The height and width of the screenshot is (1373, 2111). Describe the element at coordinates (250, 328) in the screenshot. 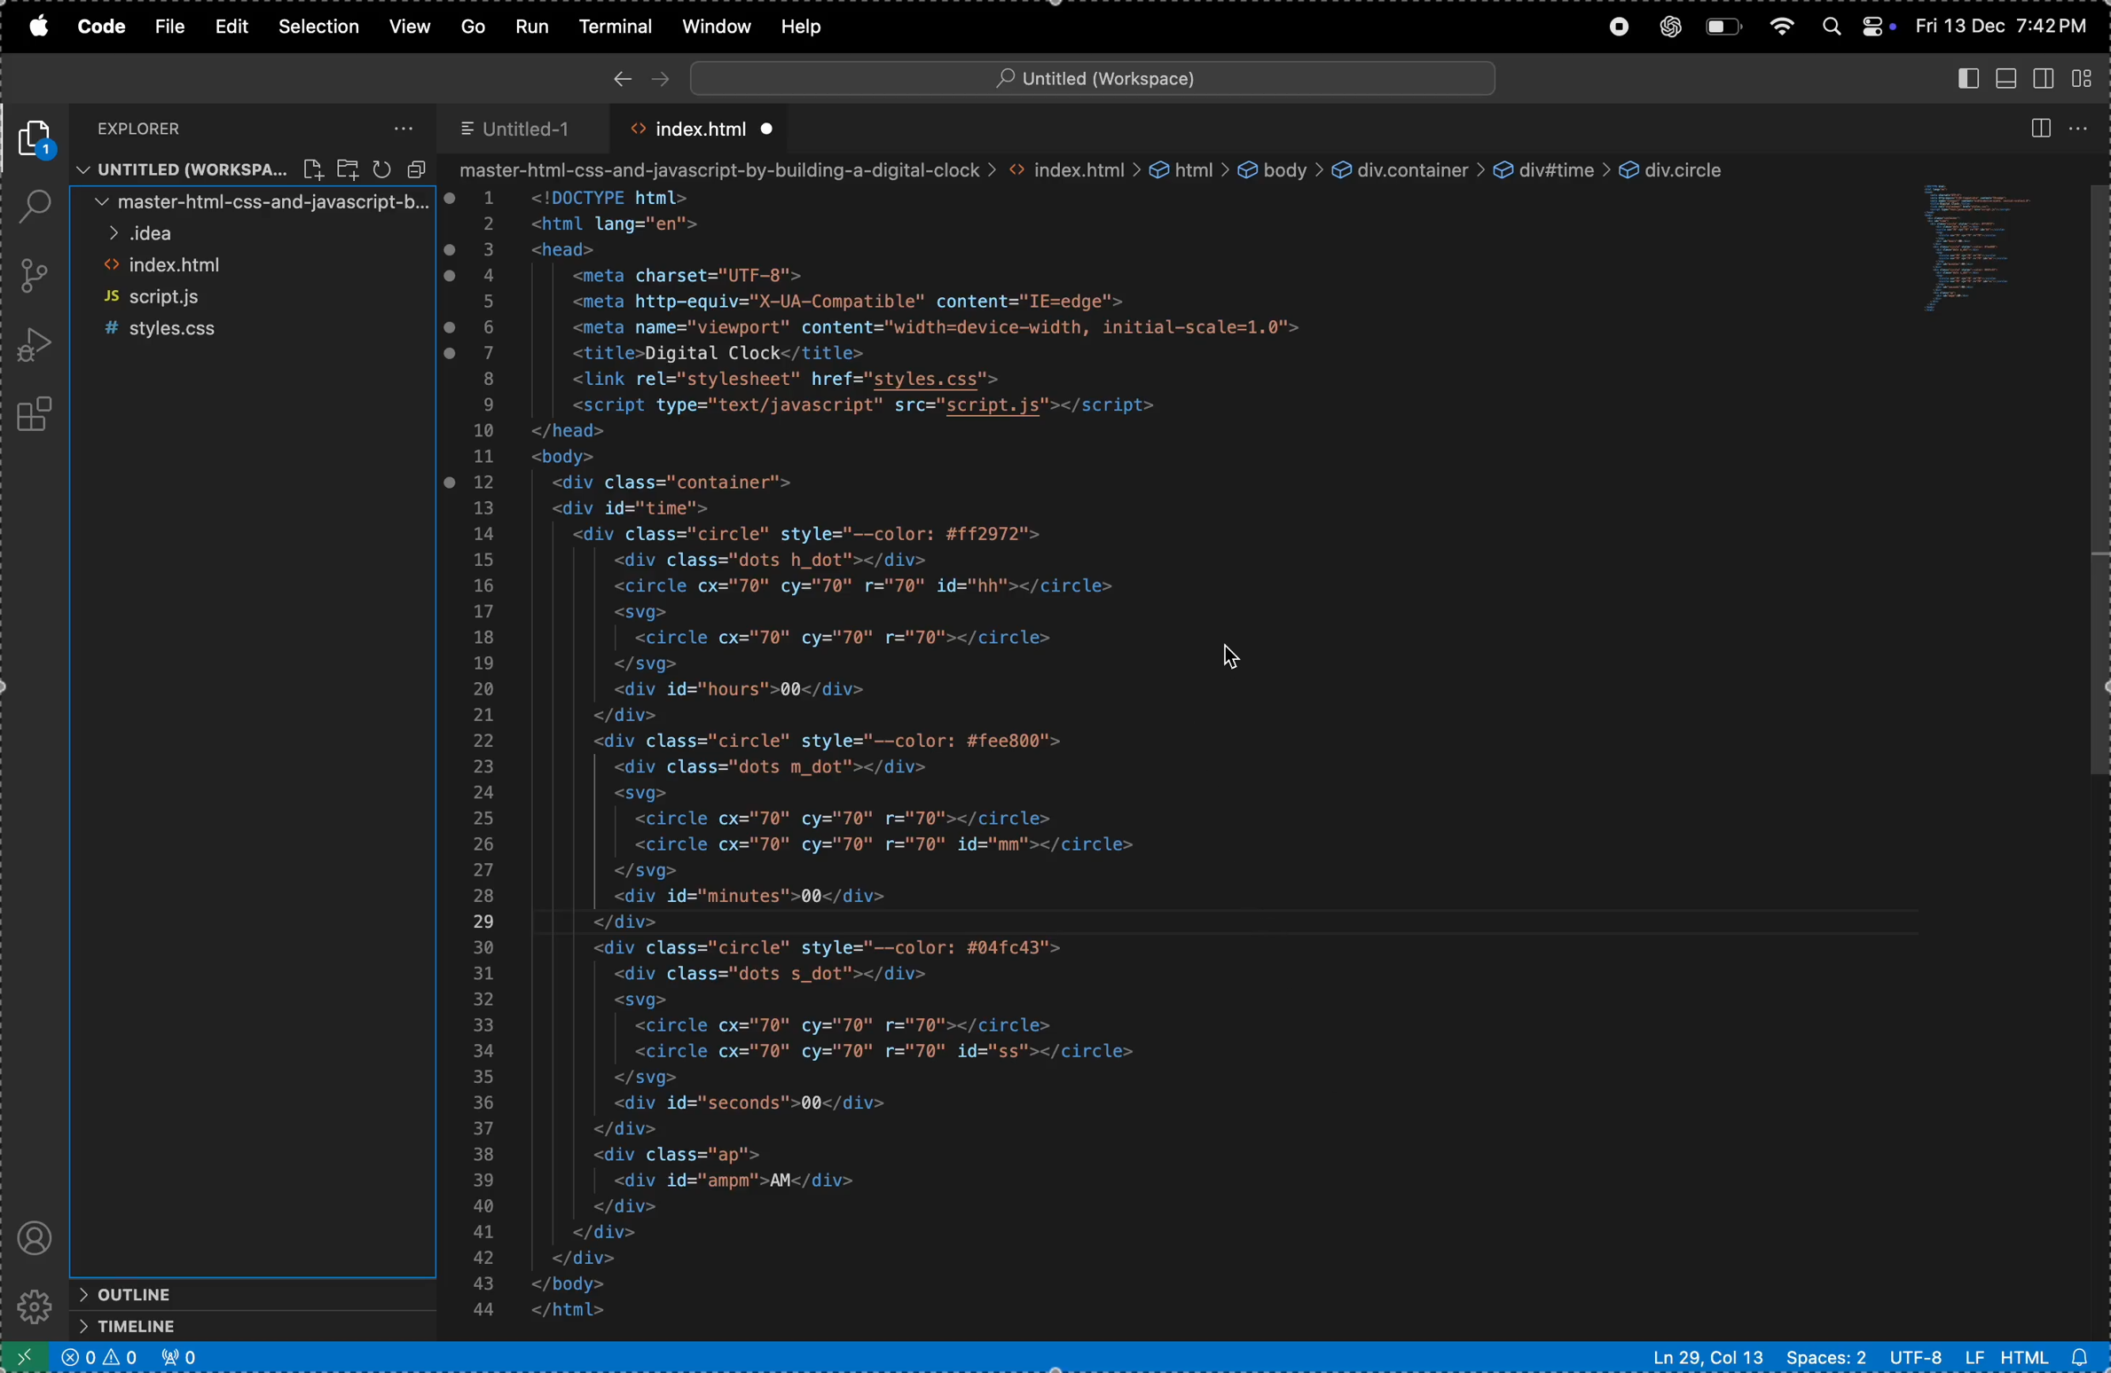

I see `style.css` at that location.